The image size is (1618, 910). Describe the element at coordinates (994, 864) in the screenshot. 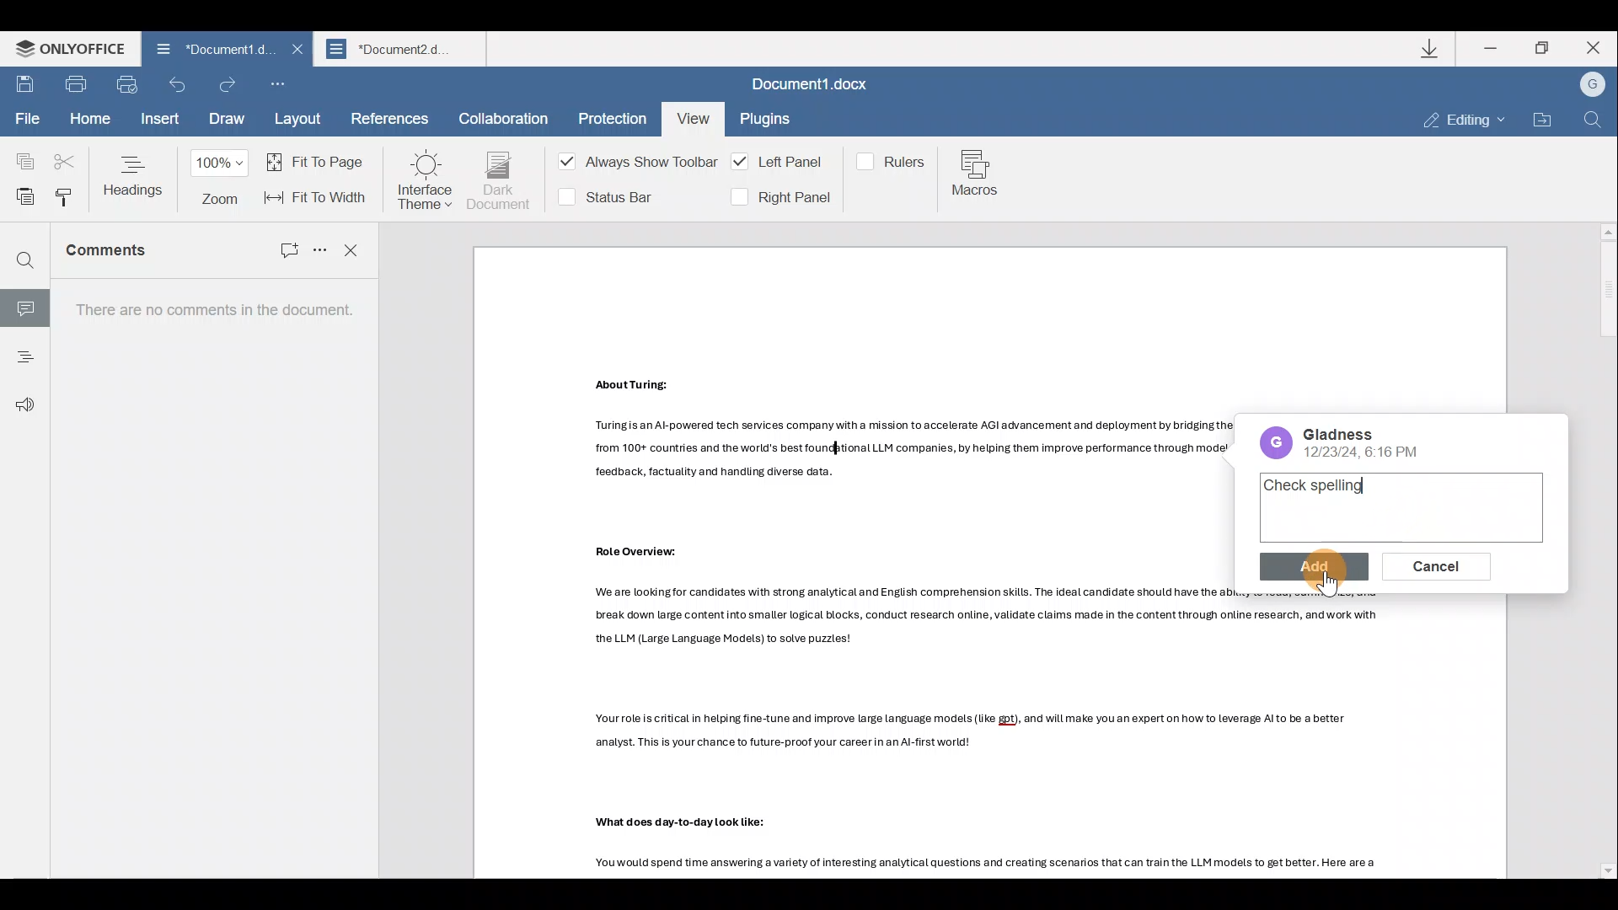

I see `` at that location.